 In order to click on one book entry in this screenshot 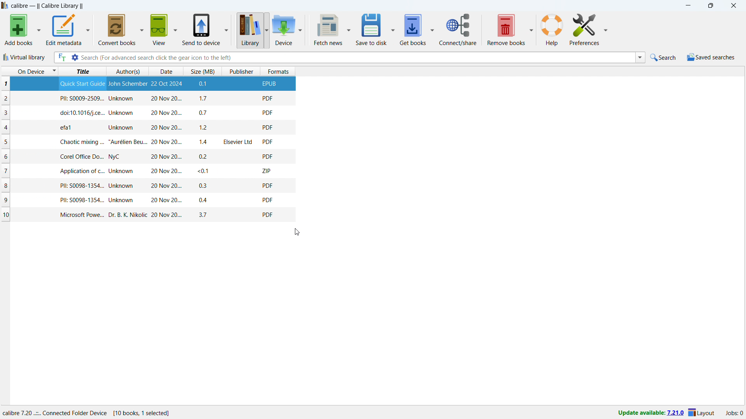, I will do `click(149, 98)`.